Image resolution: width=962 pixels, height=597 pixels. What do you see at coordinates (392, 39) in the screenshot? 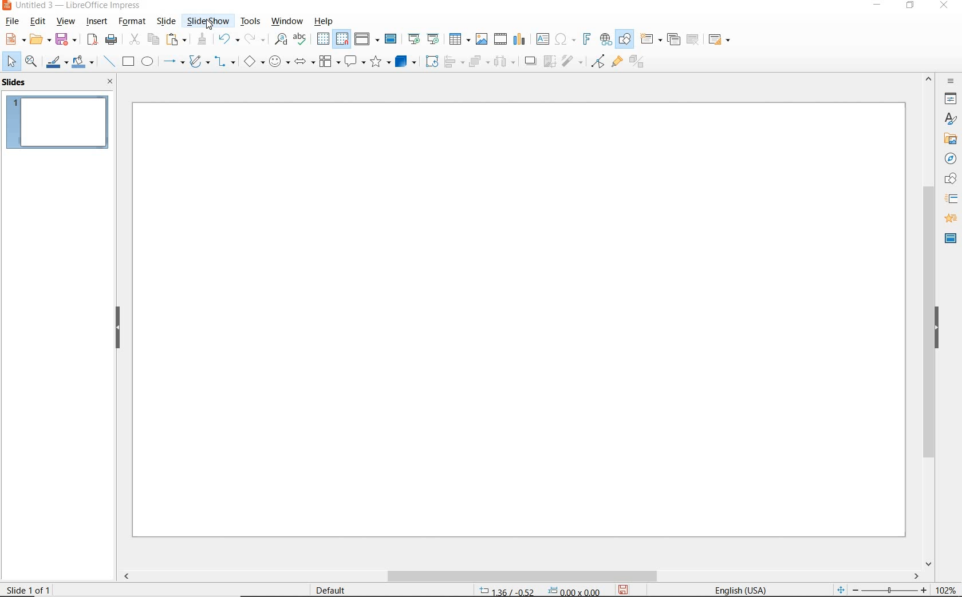
I see `MASTER SLIDE` at bounding box center [392, 39].